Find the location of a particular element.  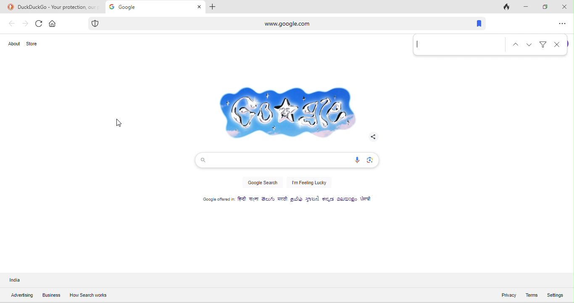

India is located at coordinates (18, 280).